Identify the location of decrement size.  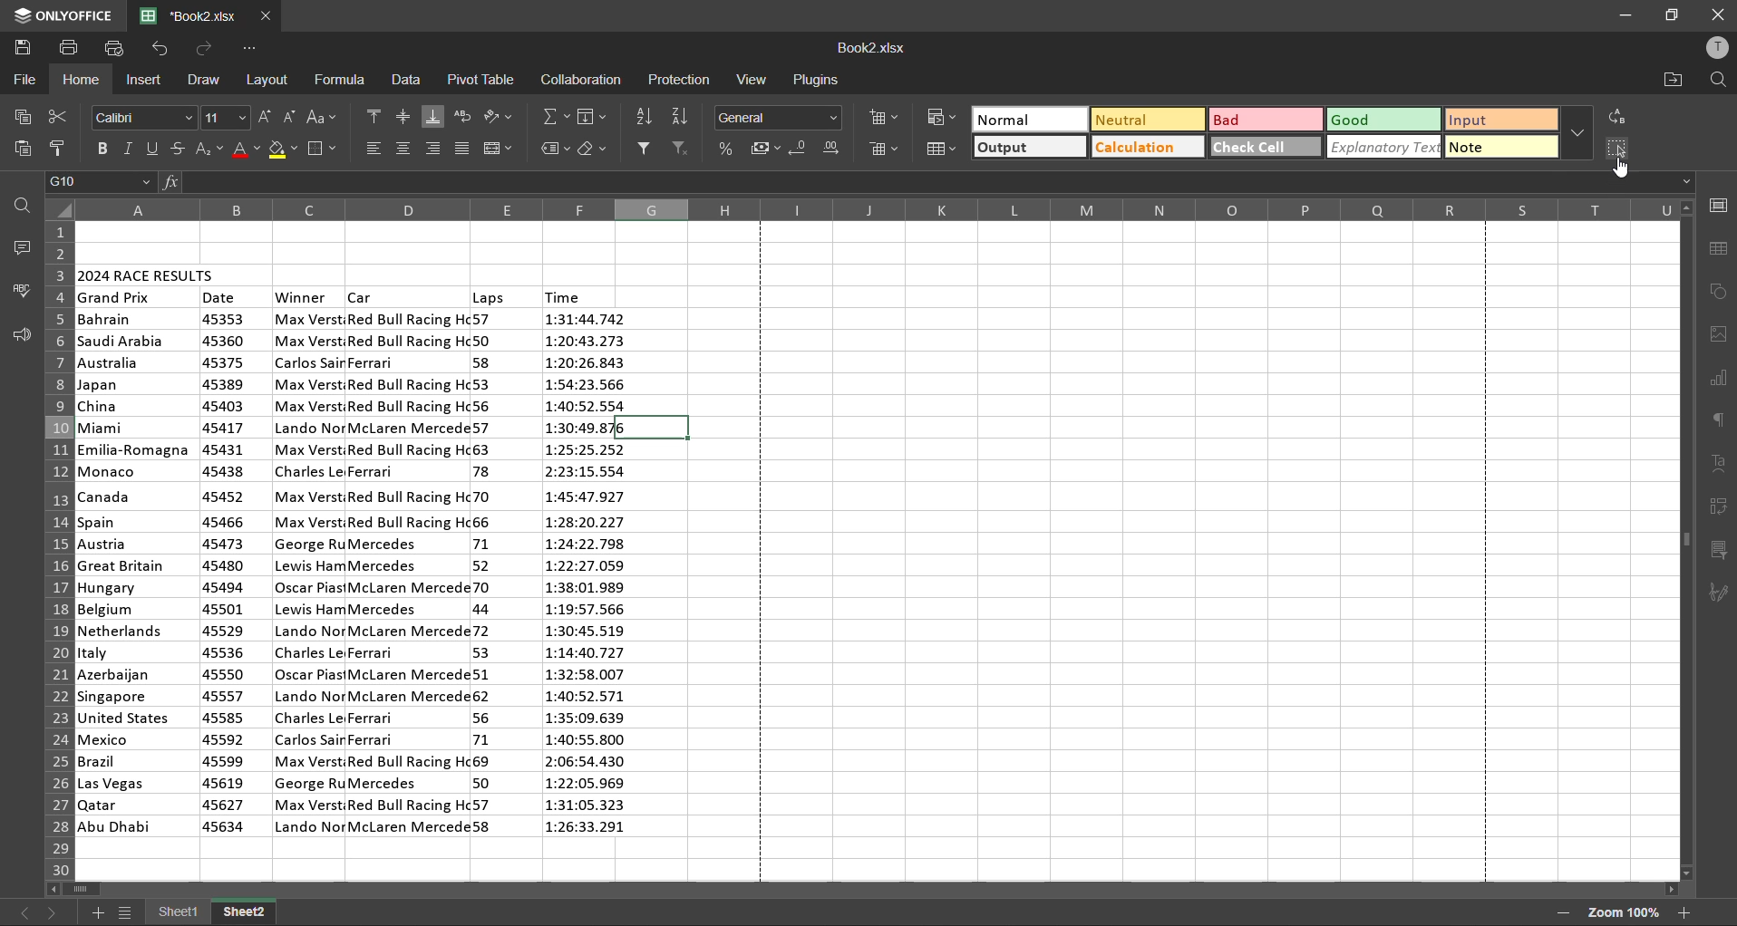
(290, 118).